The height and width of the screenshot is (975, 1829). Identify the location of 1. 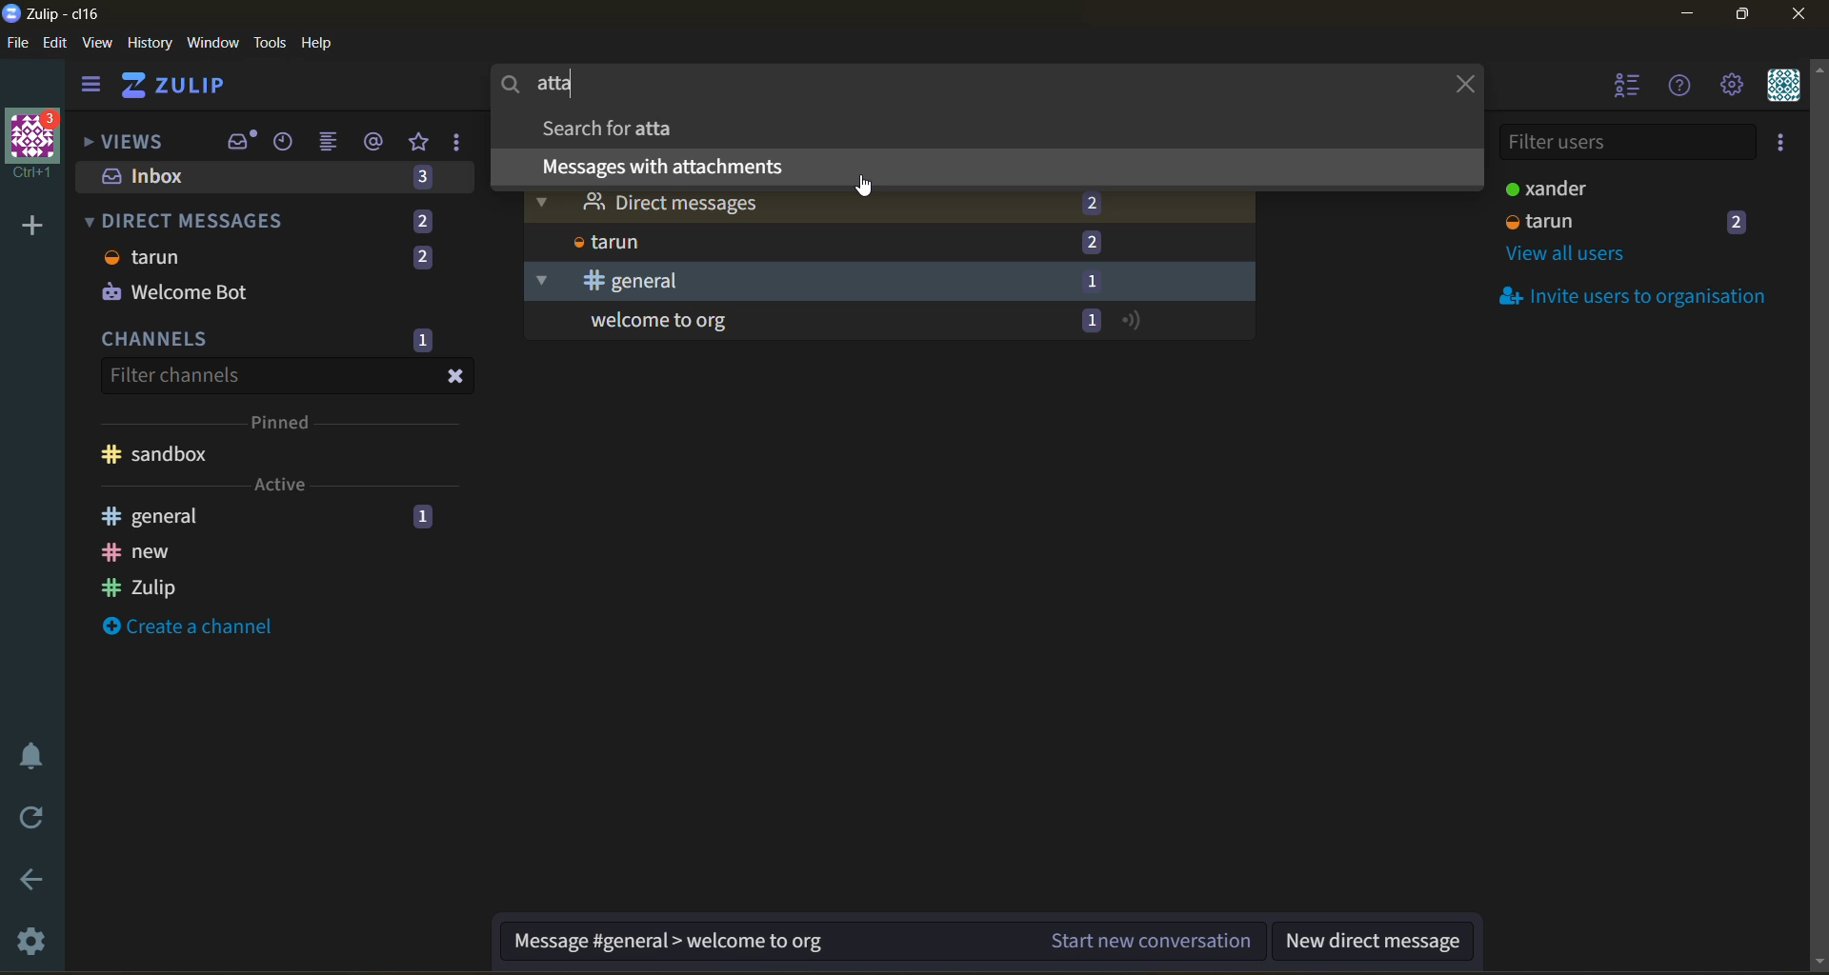
(422, 341).